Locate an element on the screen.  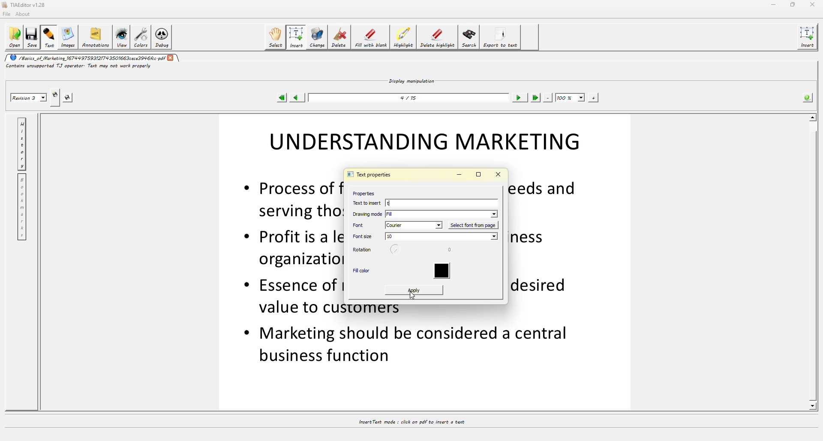
search is located at coordinates (469, 38).